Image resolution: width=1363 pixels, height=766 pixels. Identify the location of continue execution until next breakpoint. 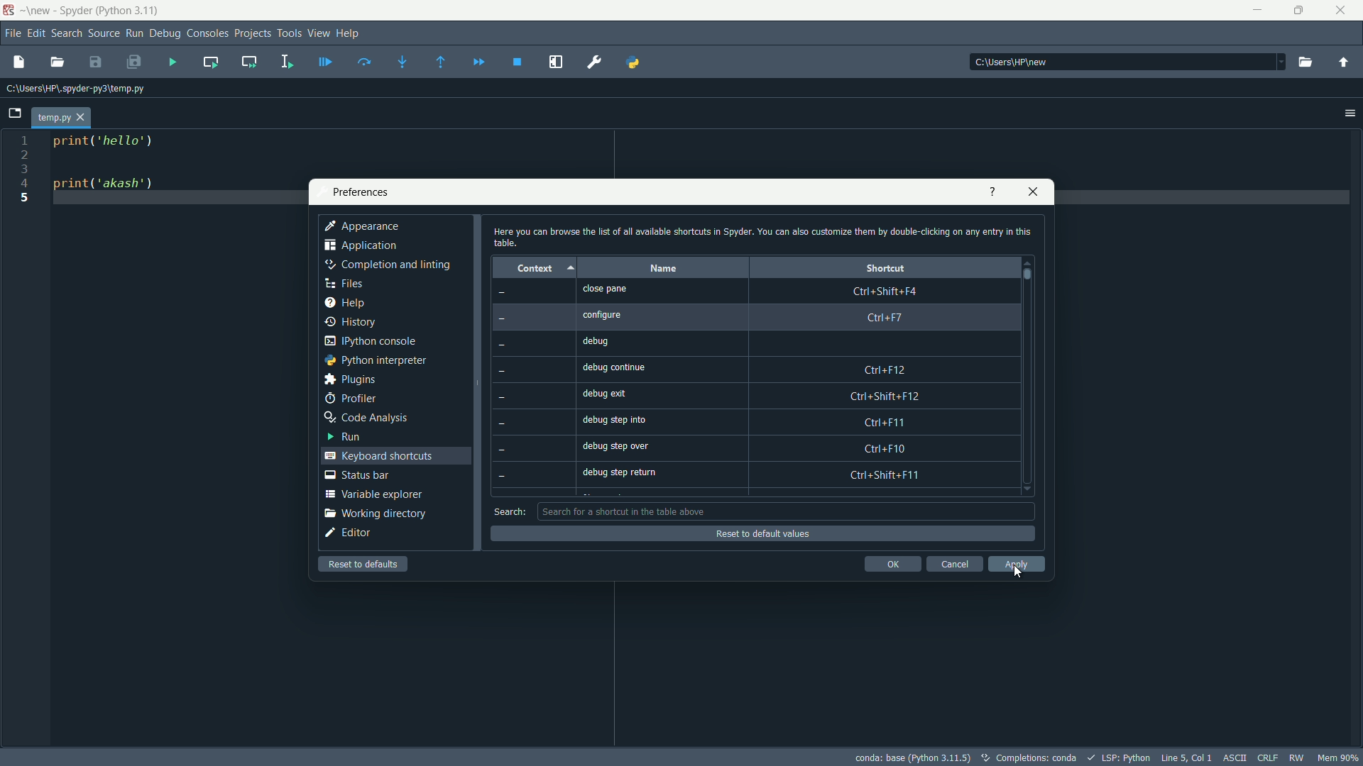
(478, 62).